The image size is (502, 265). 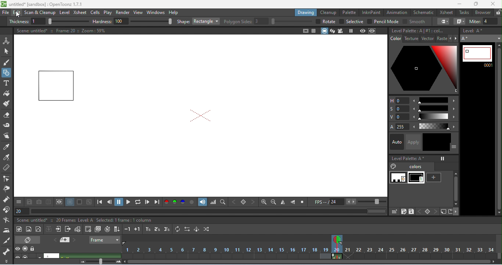 What do you see at coordinates (477, 30) in the screenshot?
I see `level: A` at bounding box center [477, 30].